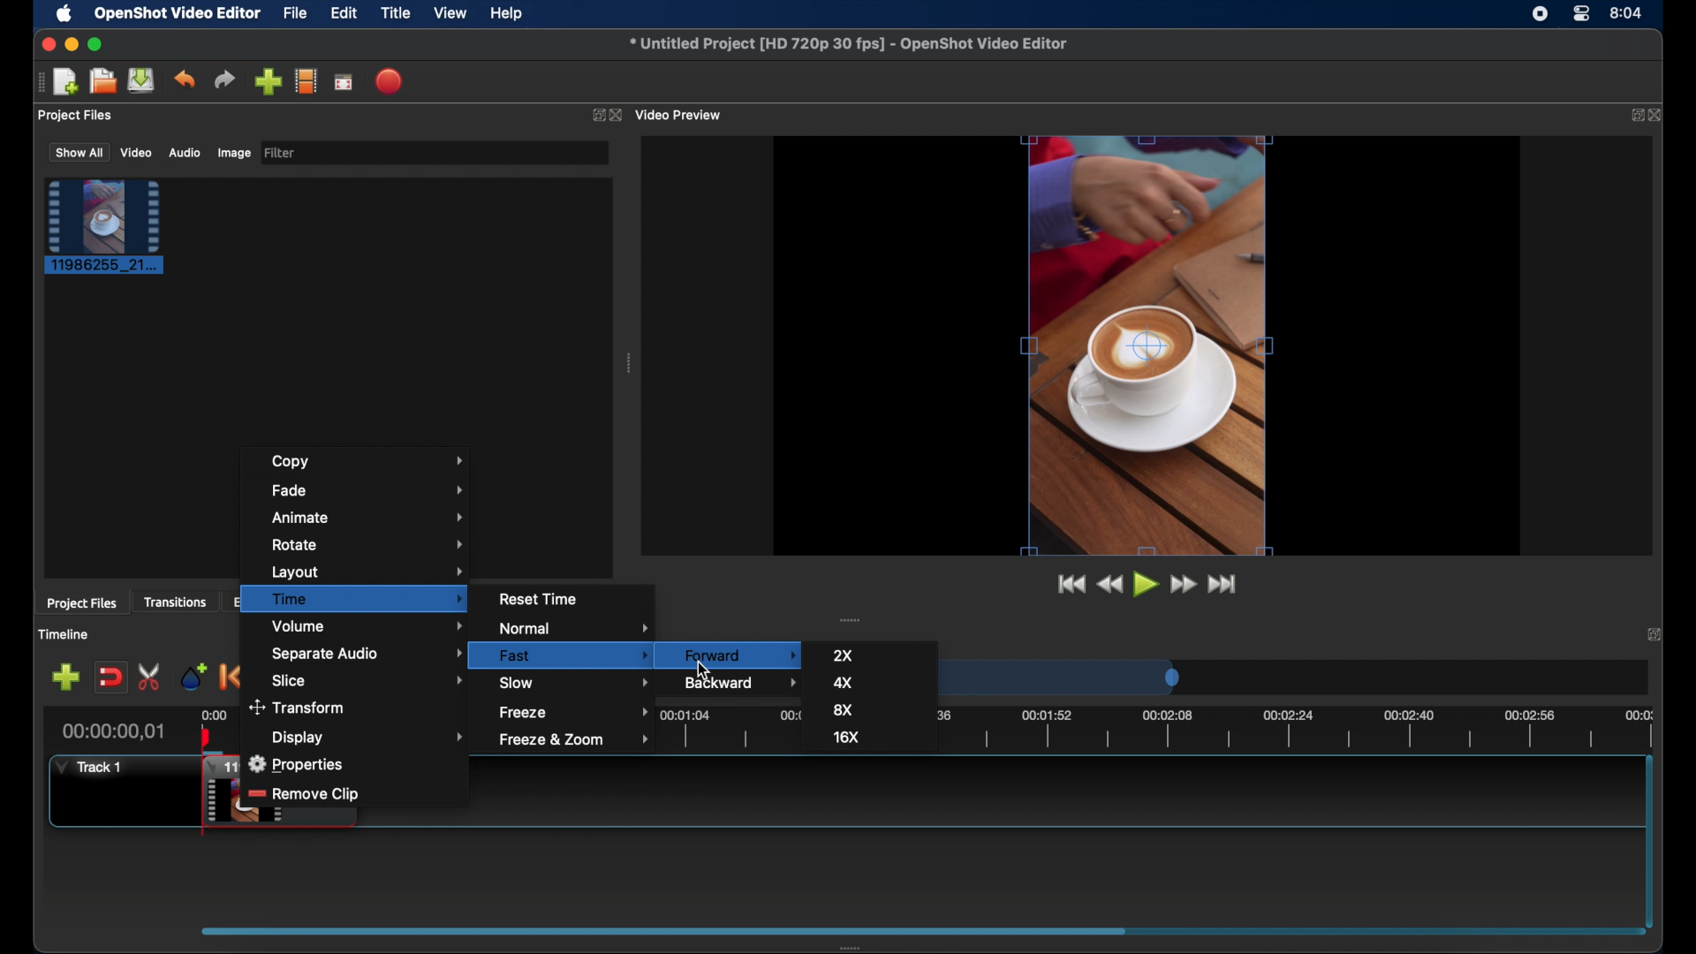  I want to click on expand, so click(596, 115).